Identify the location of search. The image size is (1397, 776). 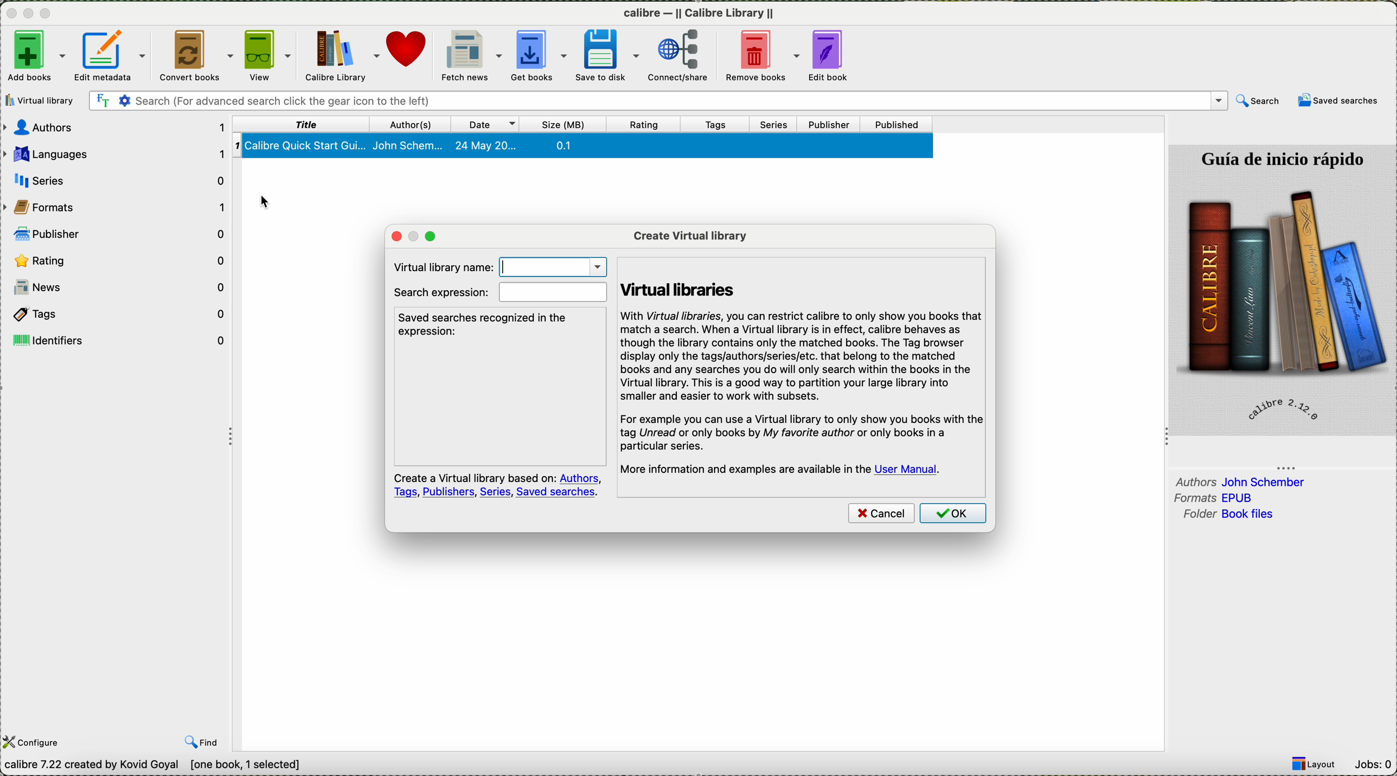
(657, 101).